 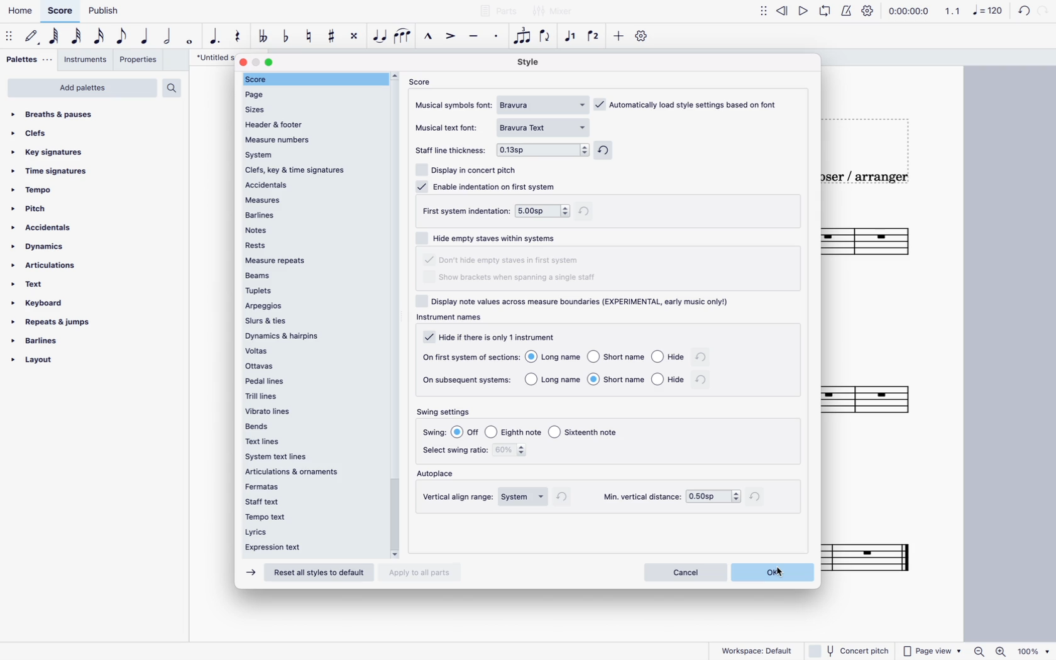 I want to click on header & footer, so click(x=312, y=123).